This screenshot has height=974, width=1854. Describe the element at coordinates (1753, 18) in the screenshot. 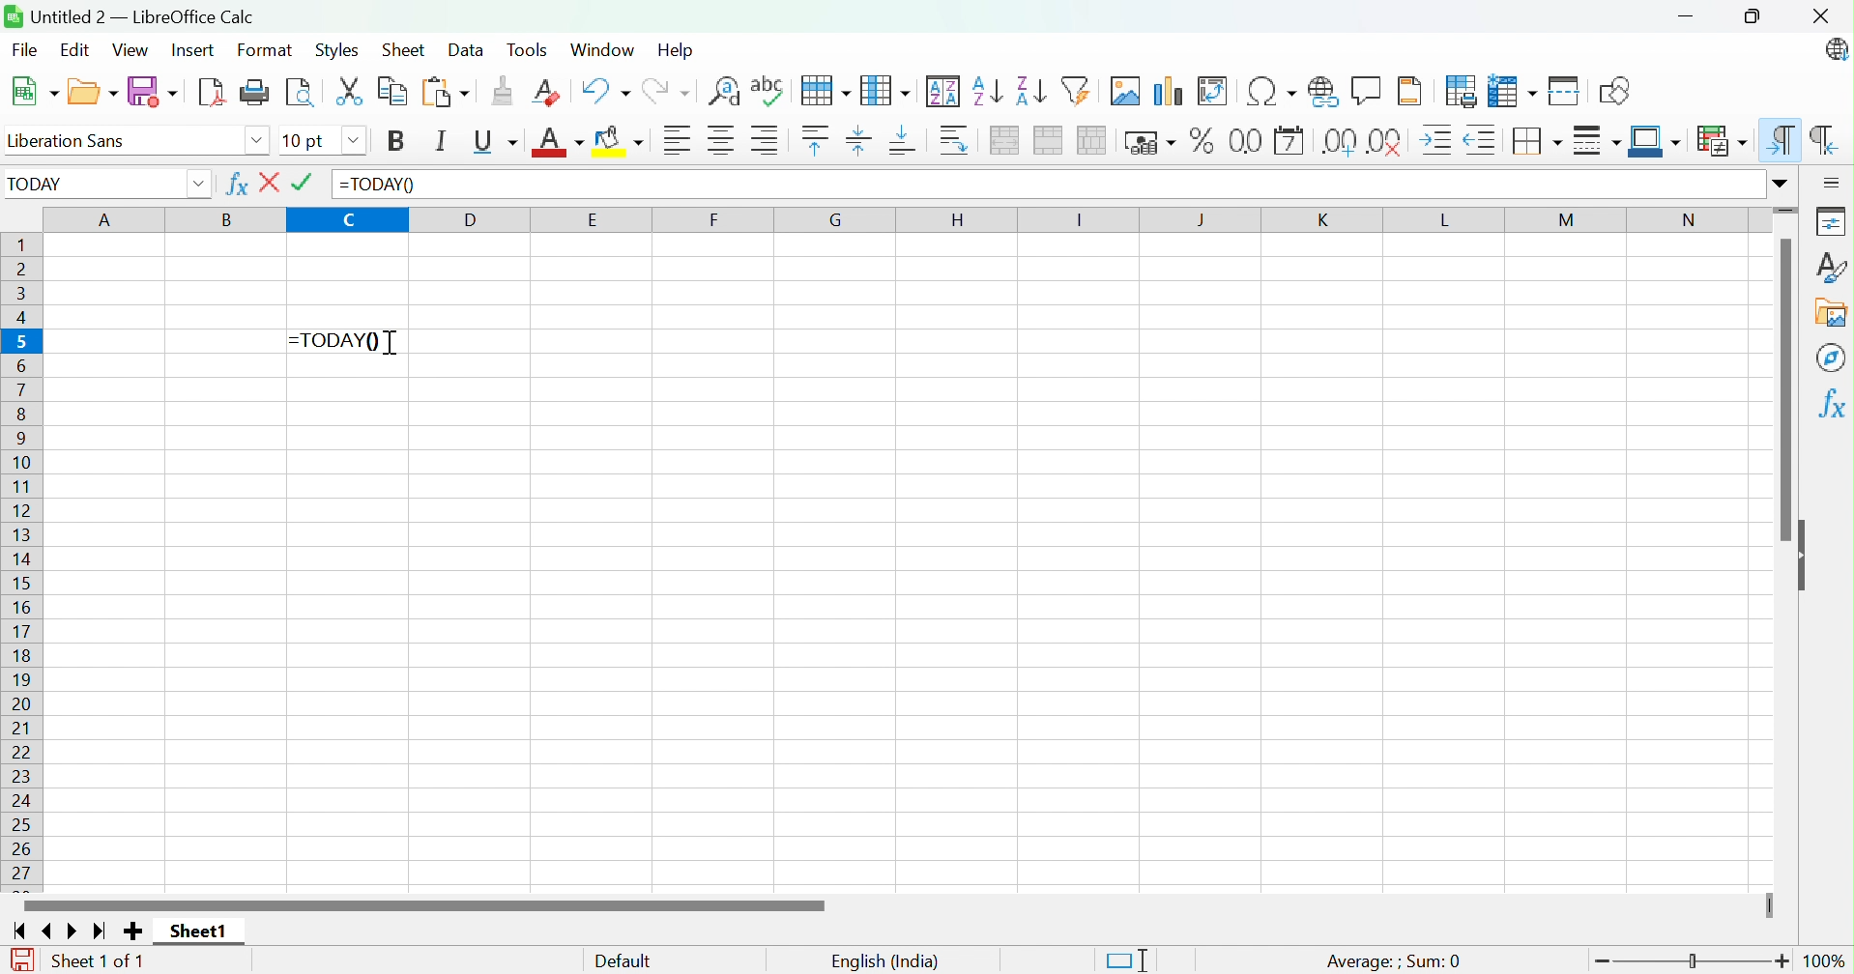

I see `Restore down` at that location.